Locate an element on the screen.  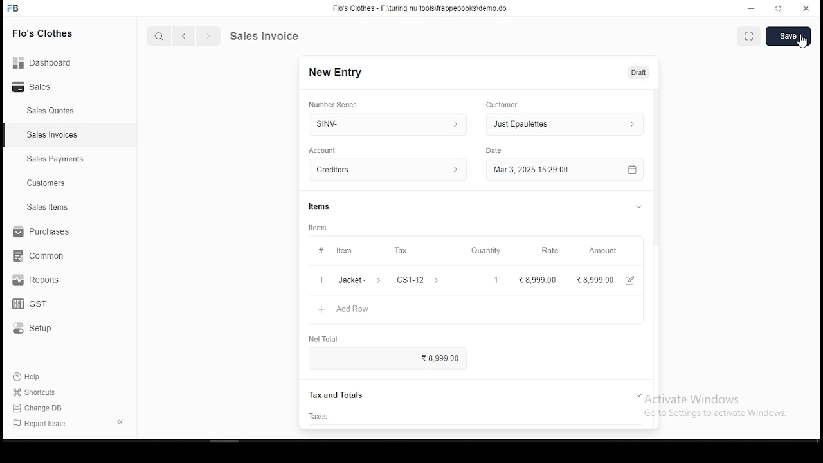
edit is located at coordinates (635, 280).